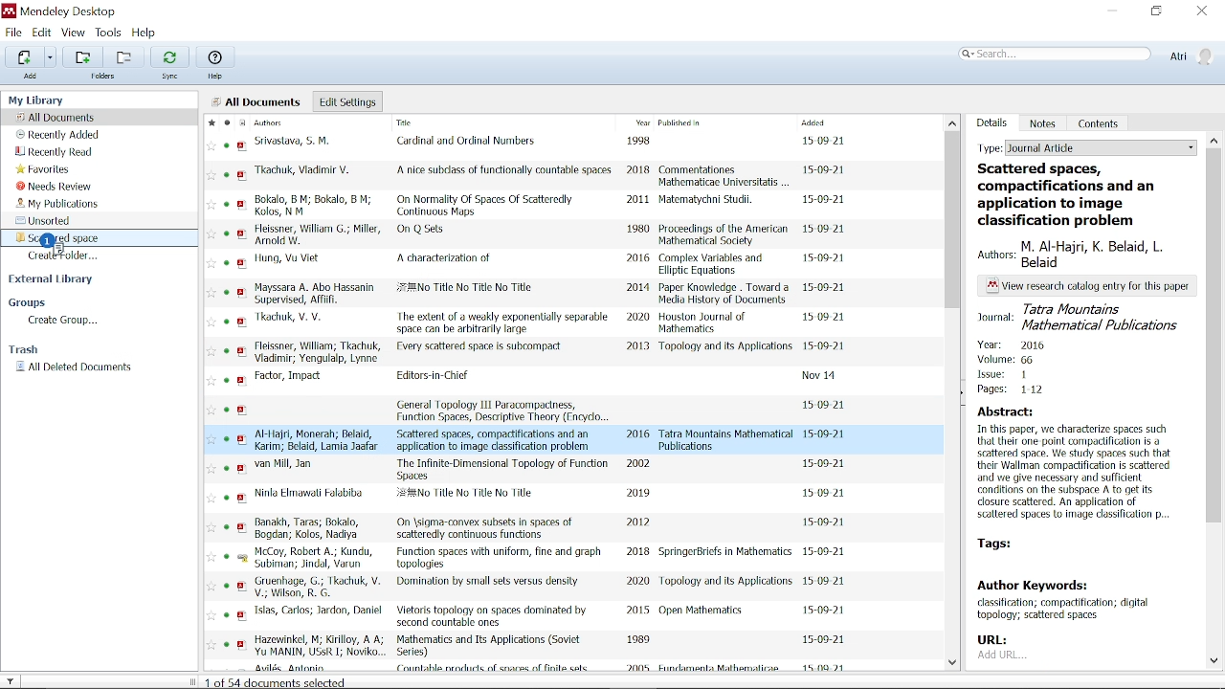 This screenshot has height=689, width=1225. I want to click on Search, so click(1055, 55).